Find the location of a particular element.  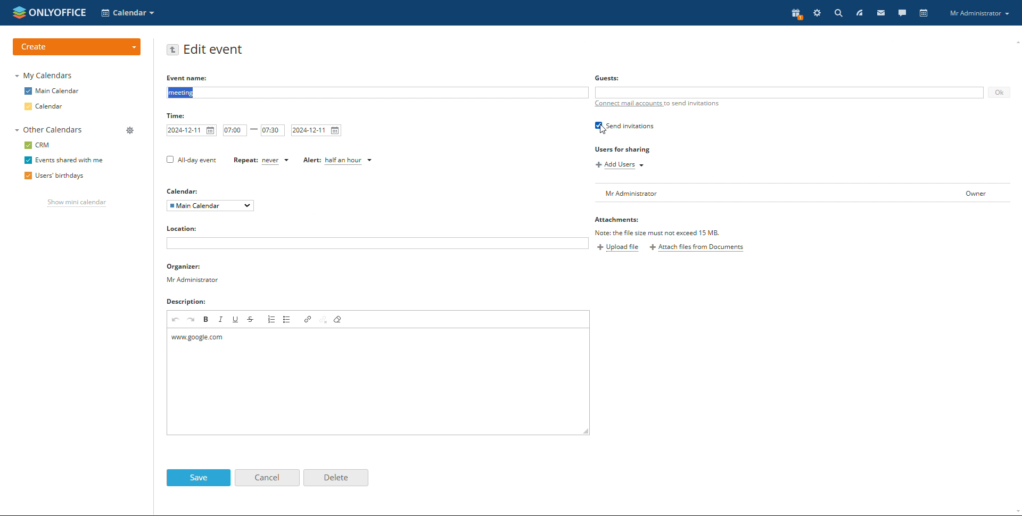

Event name: is located at coordinates (190, 78).